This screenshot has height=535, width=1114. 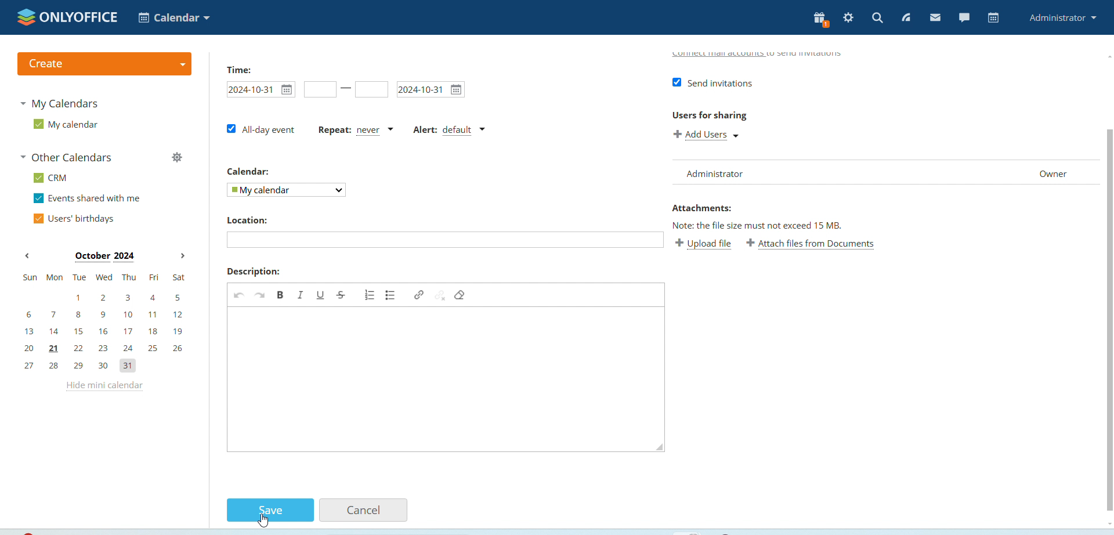 What do you see at coordinates (86, 198) in the screenshot?
I see `events shared with me` at bounding box center [86, 198].